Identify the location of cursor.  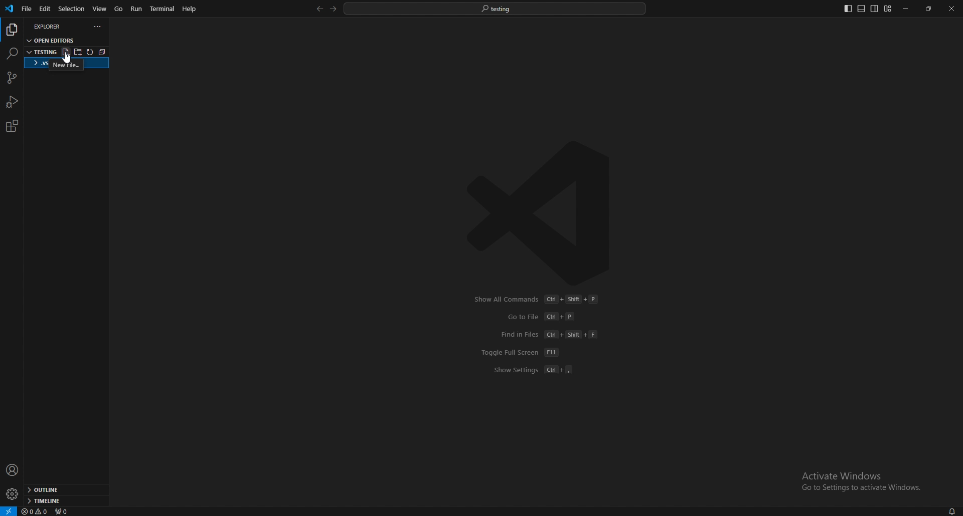
(68, 59).